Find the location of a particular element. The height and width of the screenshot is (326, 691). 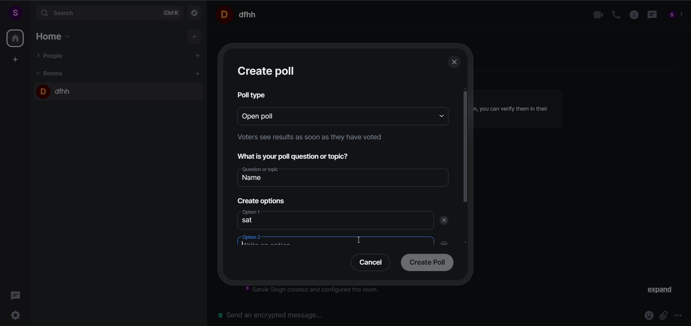

close is located at coordinates (442, 242).